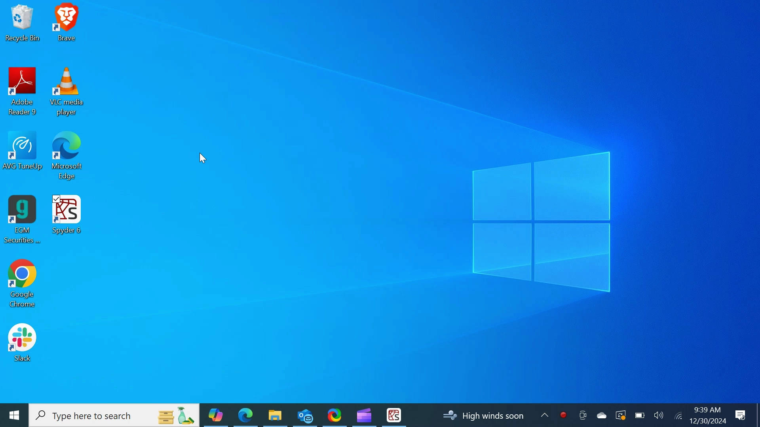  Describe the element at coordinates (13, 415) in the screenshot. I see `start` at that location.